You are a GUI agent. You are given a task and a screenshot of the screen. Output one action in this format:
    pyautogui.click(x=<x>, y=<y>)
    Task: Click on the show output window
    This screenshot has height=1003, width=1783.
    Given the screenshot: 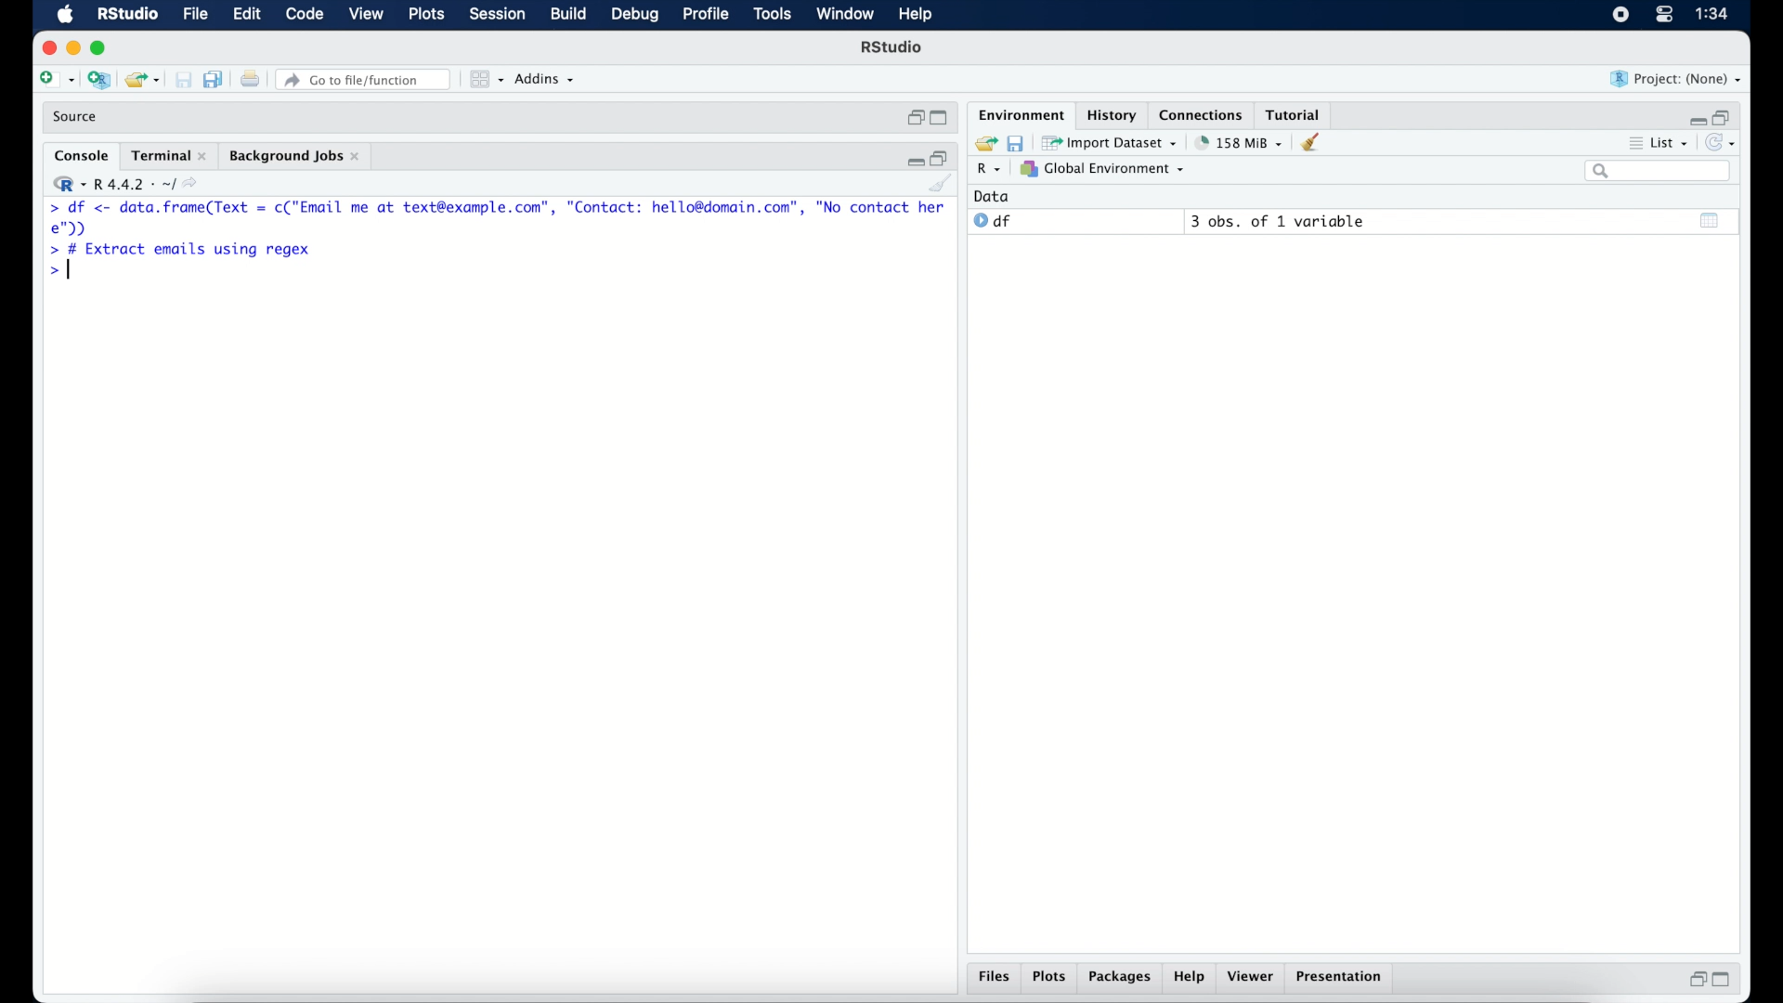 What is the action you would take?
    pyautogui.click(x=1710, y=222)
    